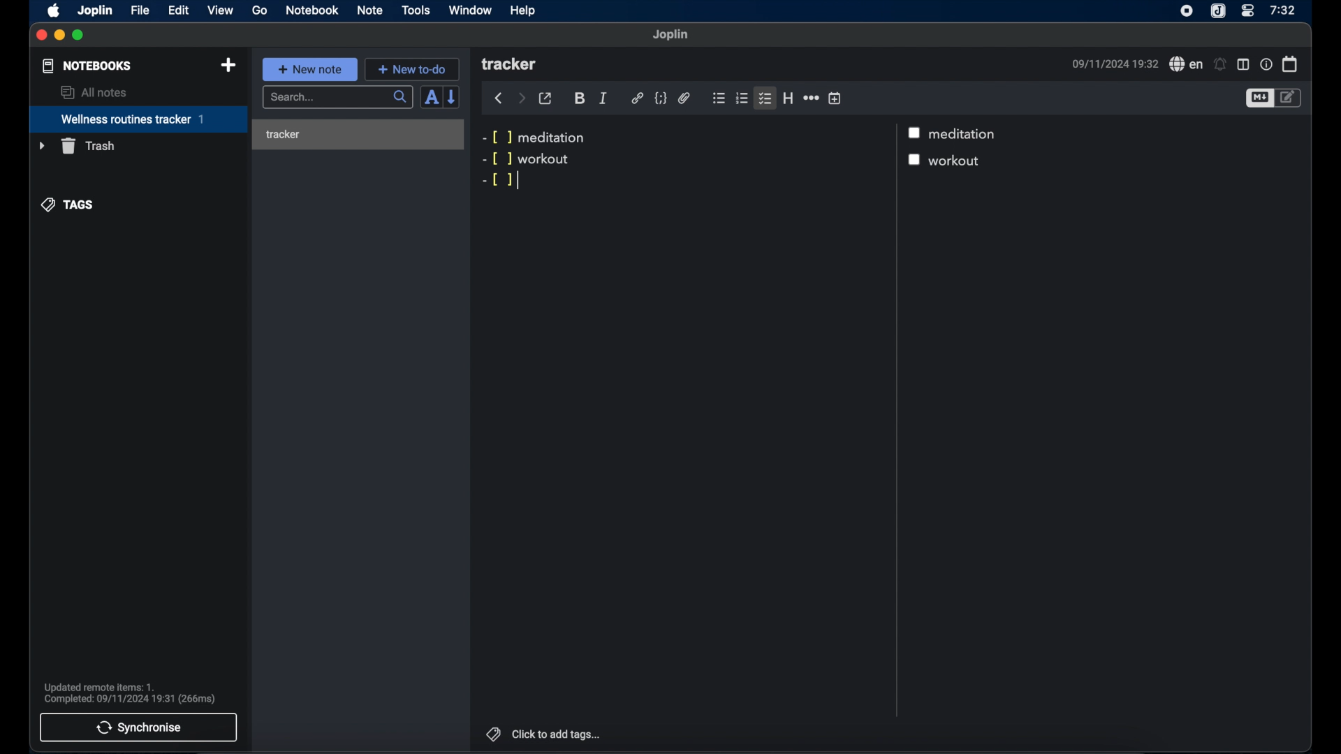 The image size is (1341, 754). What do you see at coordinates (684, 99) in the screenshot?
I see `attach file` at bounding box center [684, 99].